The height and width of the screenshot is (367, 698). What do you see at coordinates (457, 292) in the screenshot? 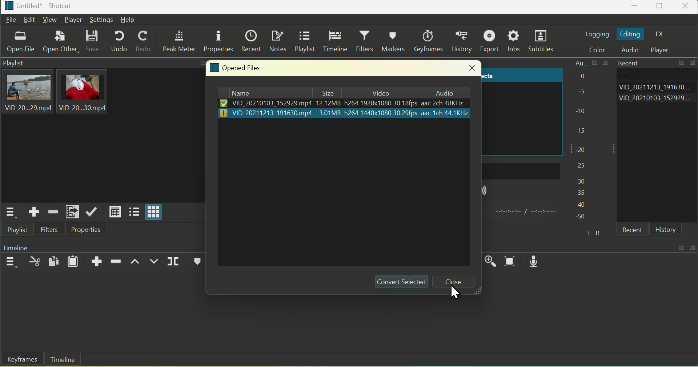
I see `cursor` at bounding box center [457, 292].